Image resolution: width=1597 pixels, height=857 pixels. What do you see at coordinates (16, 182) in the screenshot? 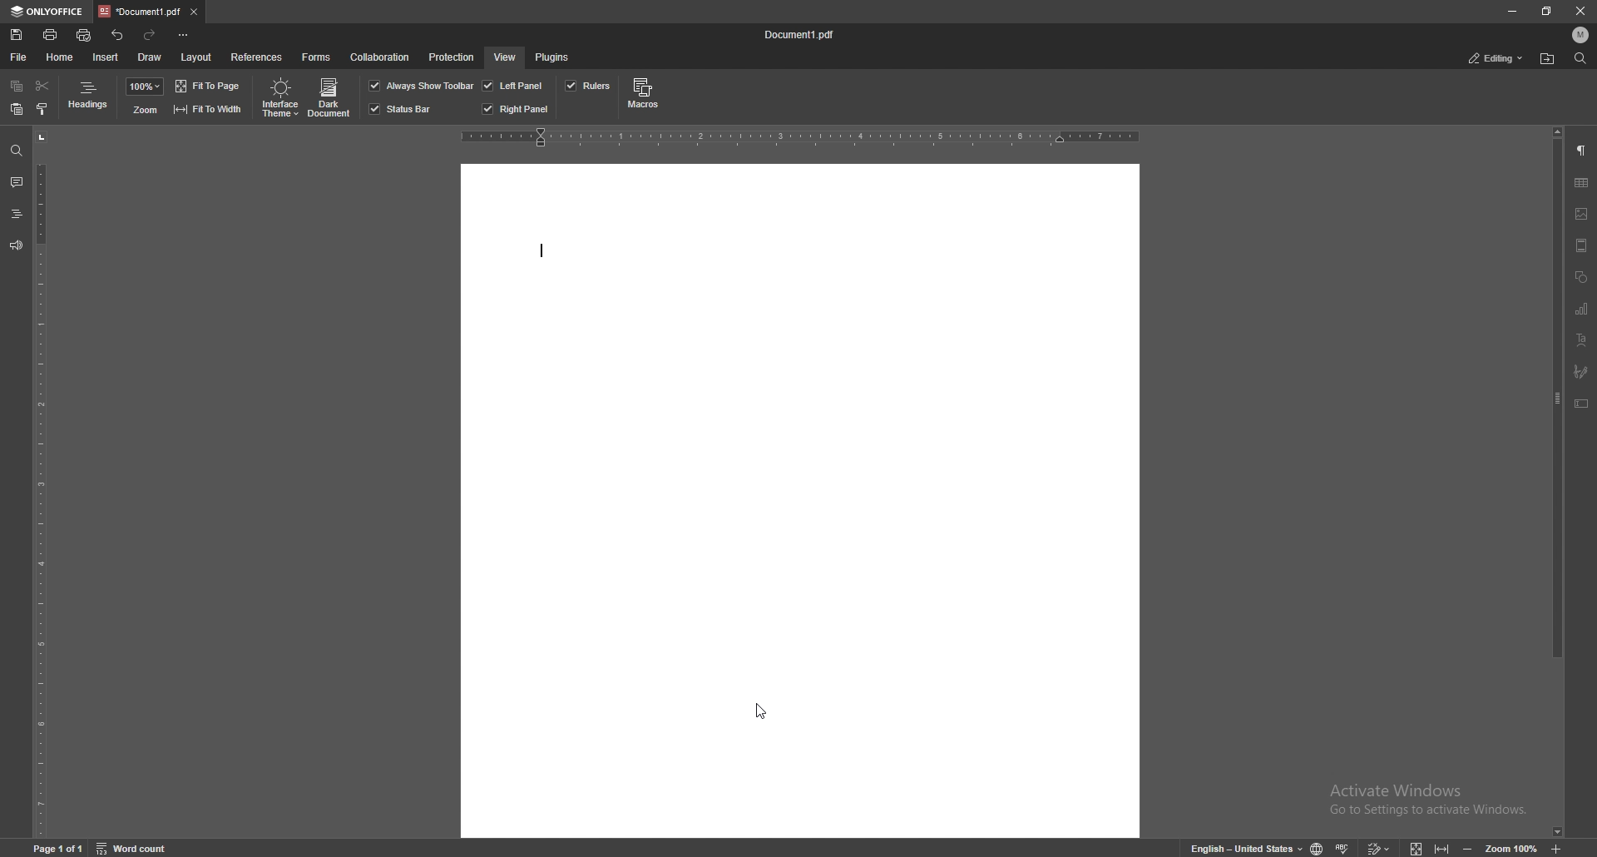
I see `comment` at bounding box center [16, 182].